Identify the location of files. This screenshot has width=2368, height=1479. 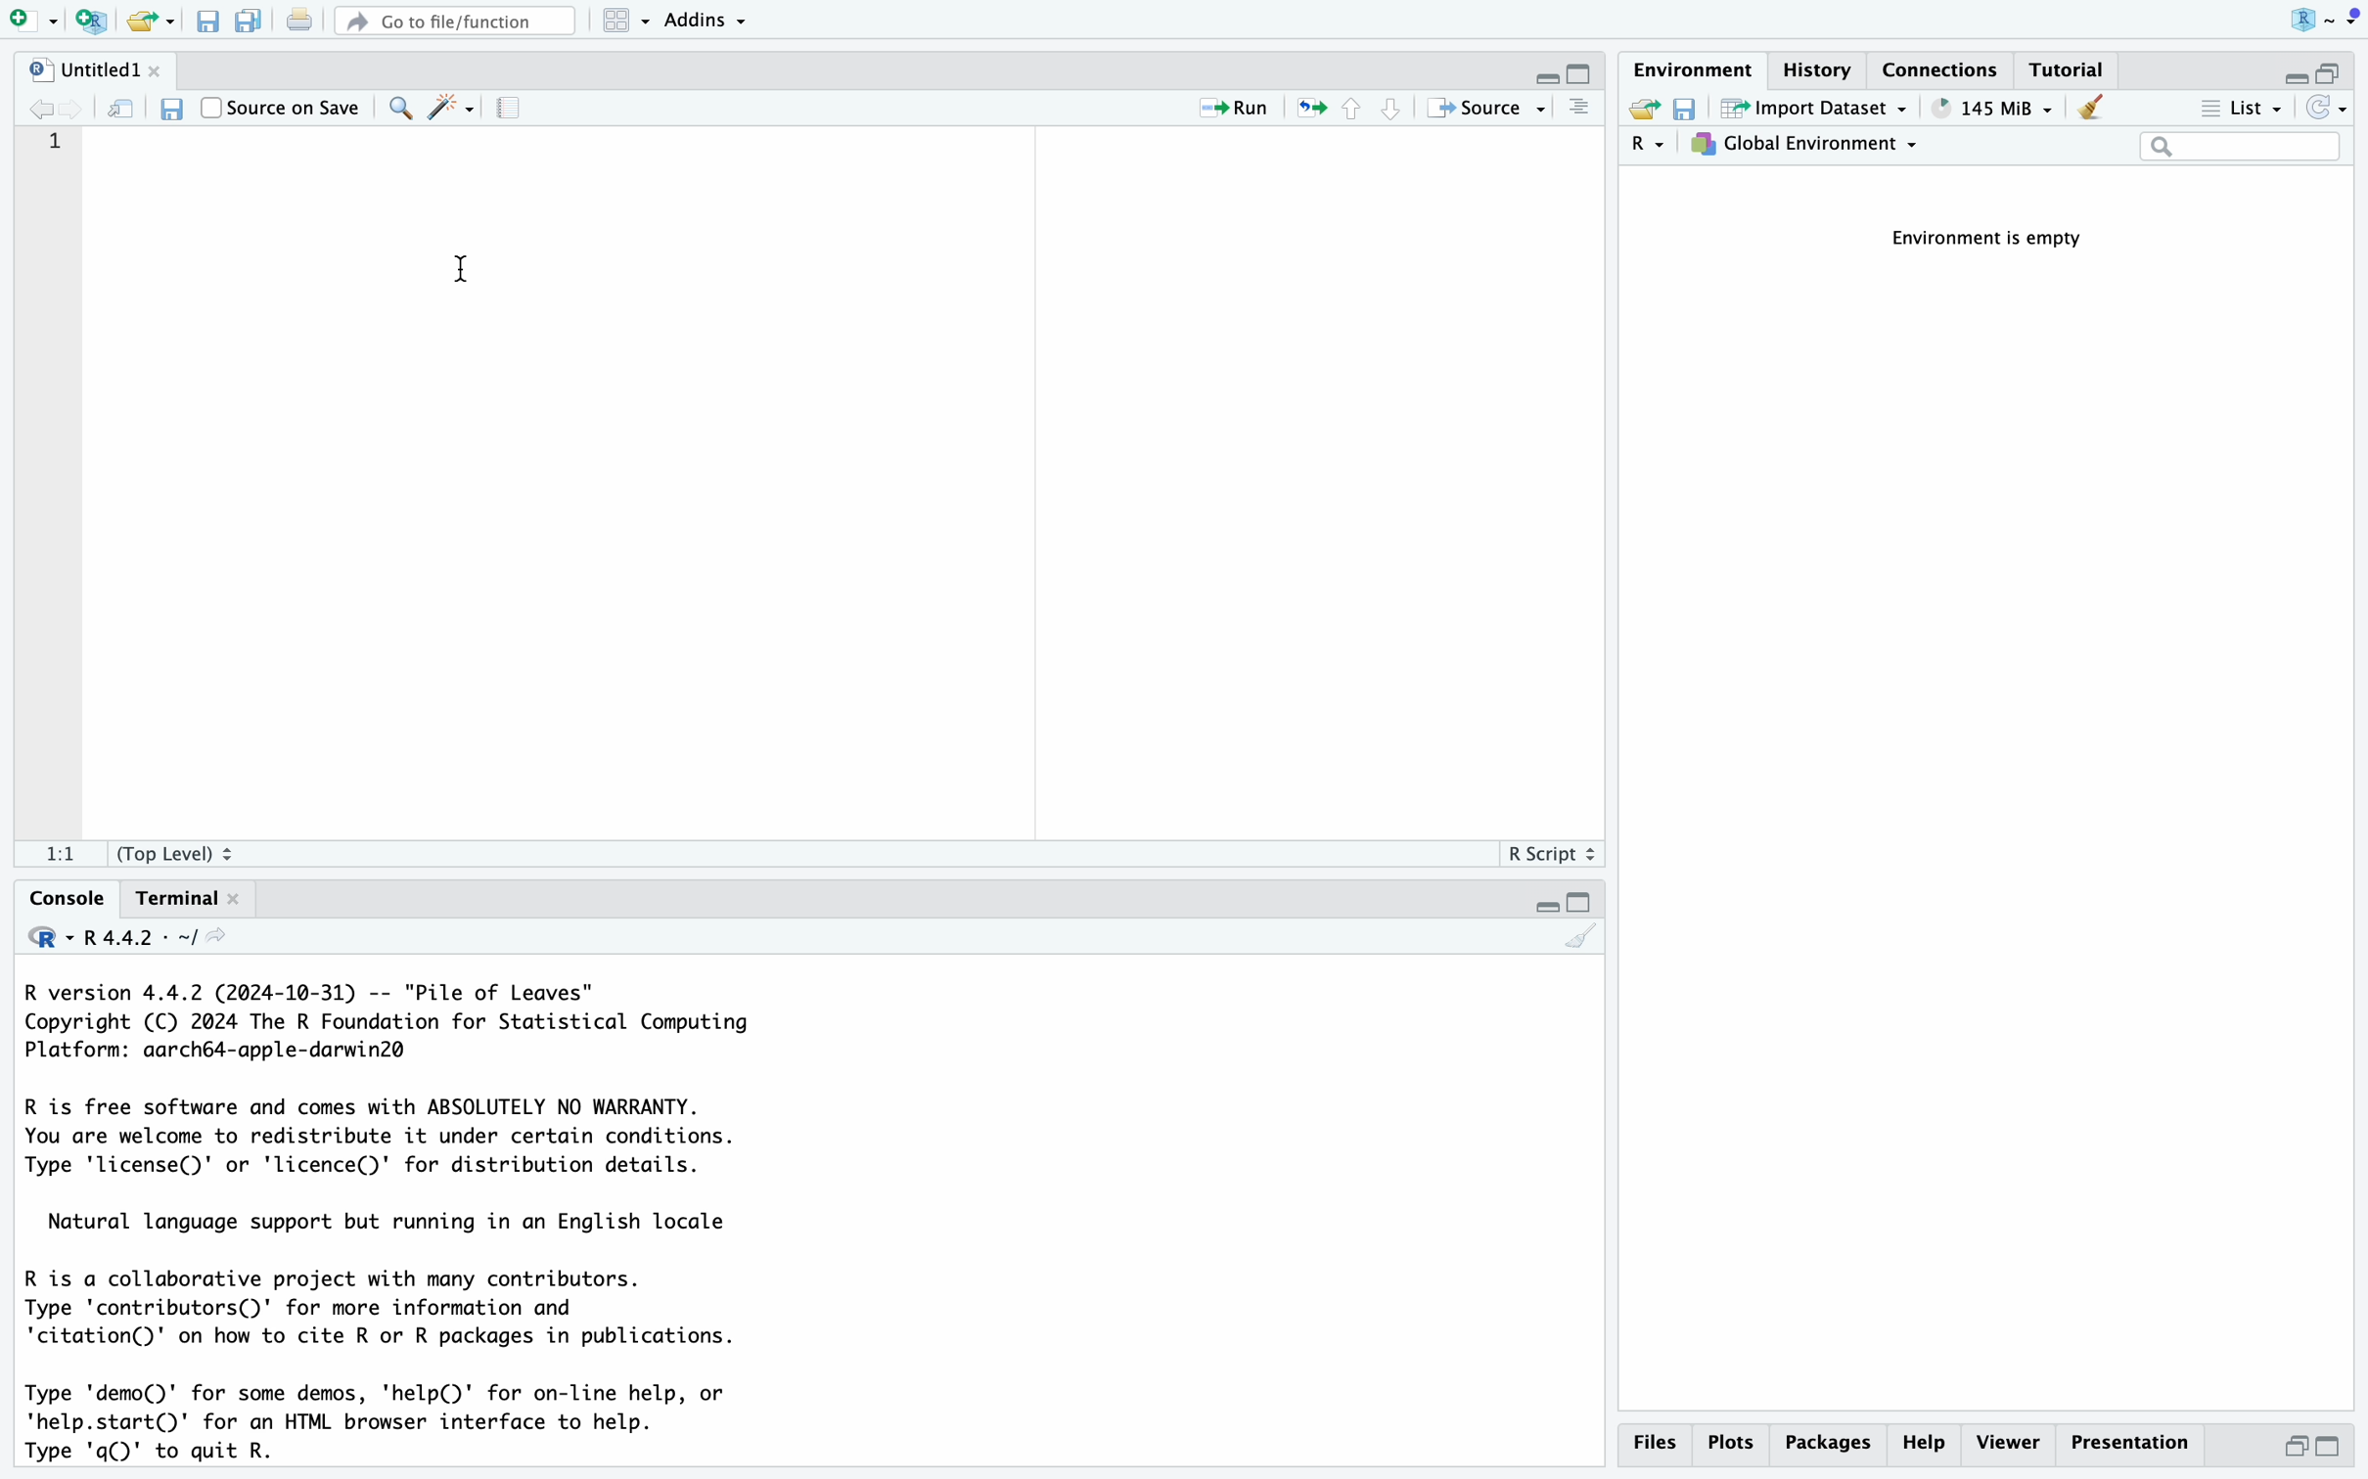
(1659, 1443).